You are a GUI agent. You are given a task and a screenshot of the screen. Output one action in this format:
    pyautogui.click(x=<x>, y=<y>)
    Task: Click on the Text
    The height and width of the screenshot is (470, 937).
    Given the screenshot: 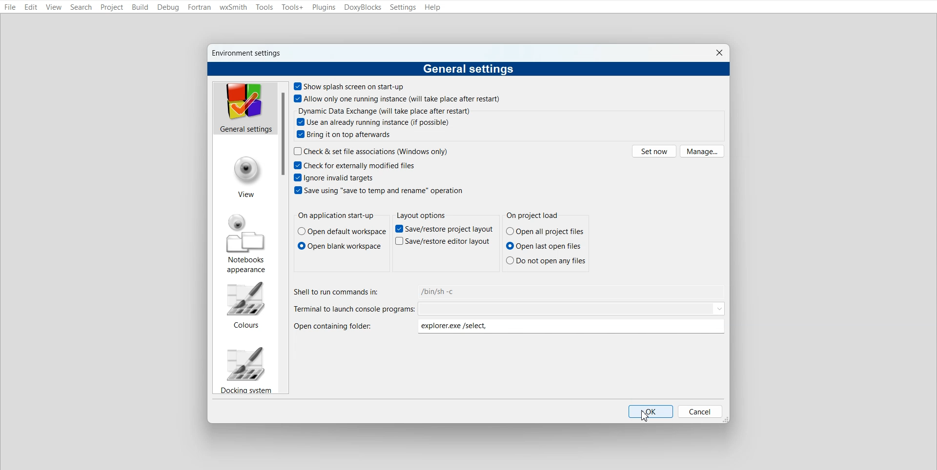 What is the action you would take?
    pyautogui.click(x=535, y=216)
    